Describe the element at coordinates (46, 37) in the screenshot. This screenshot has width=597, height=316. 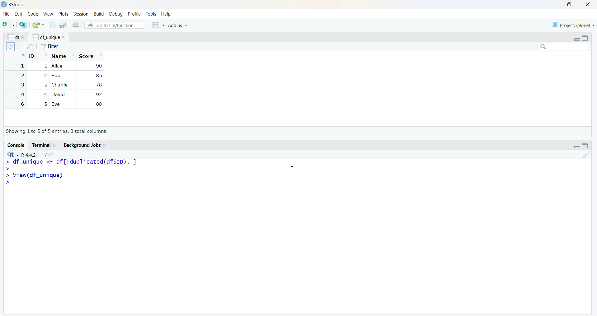
I see `df_unique` at that location.